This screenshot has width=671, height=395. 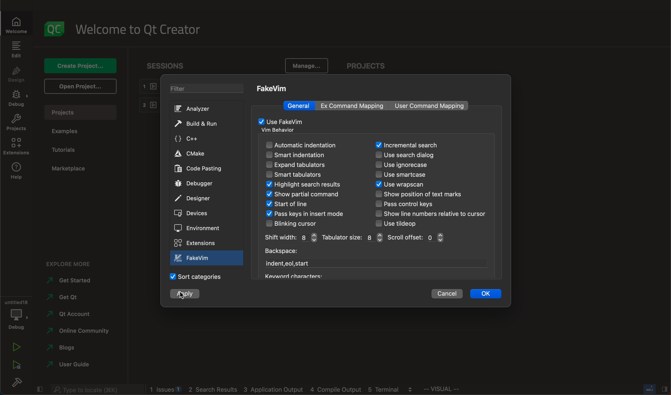 What do you see at coordinates (273, 88) in the screenshot?
I see `fakeVim` at bounding box center [273, 88].